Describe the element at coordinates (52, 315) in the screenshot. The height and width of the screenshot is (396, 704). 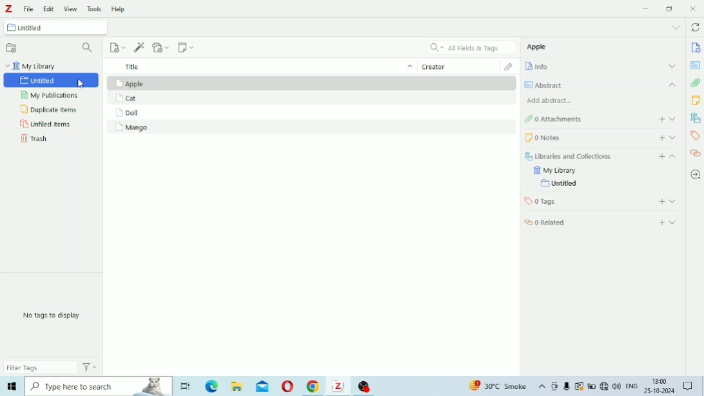
I see `No tags to display` at that location.